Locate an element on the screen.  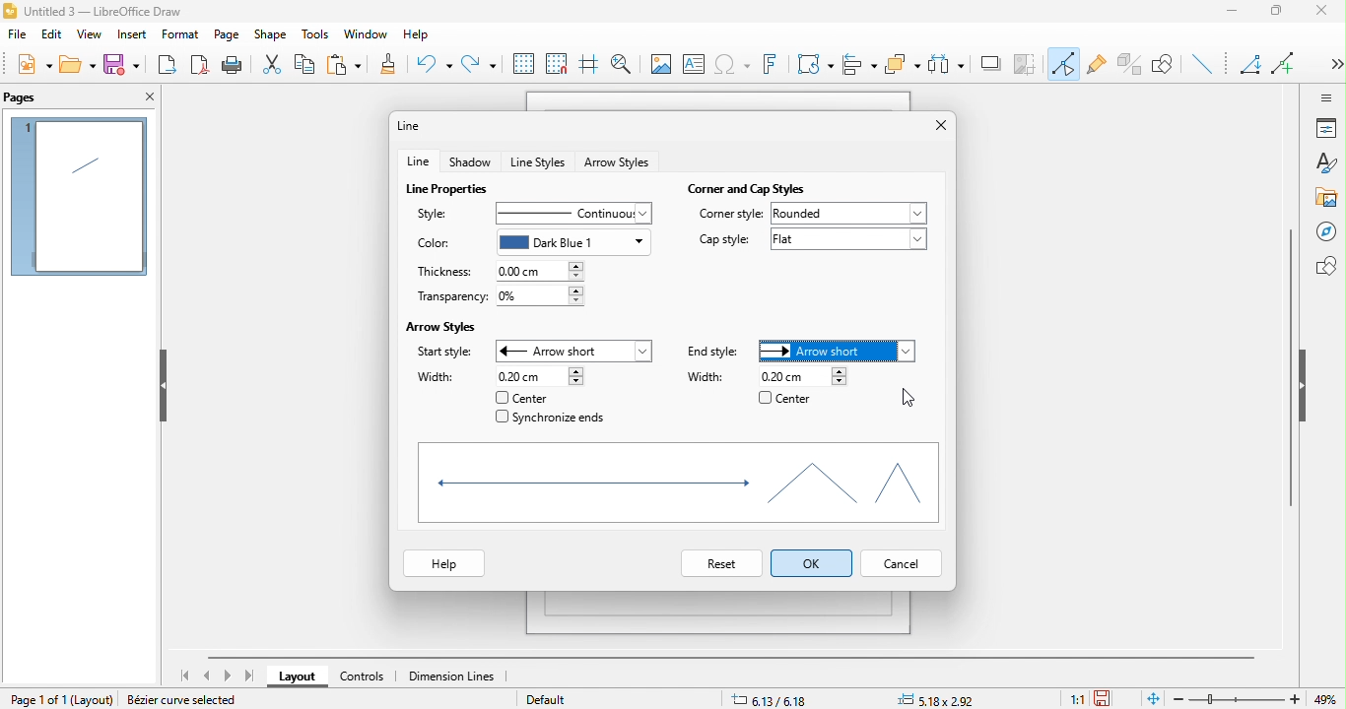
line is located at coordinates (419, 161).